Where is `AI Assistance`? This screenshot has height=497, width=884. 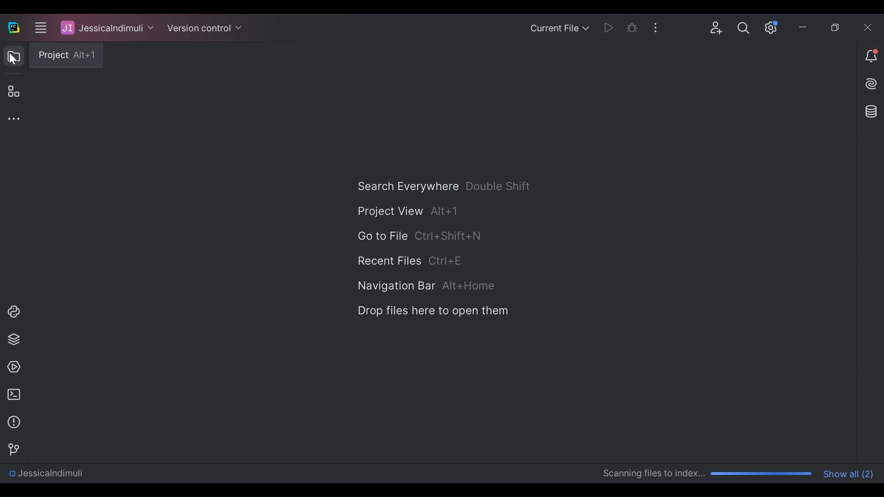
AI Assistance is located at coordinates (871, 84).